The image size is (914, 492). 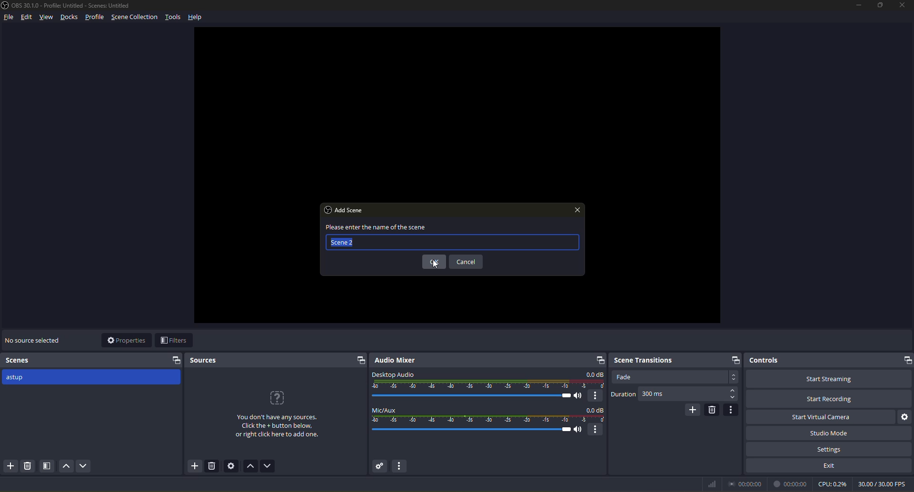 What do you see at coordinates (392, 375) in the screenshot?
I see `desktop audio` at bounding box center [392, 375].